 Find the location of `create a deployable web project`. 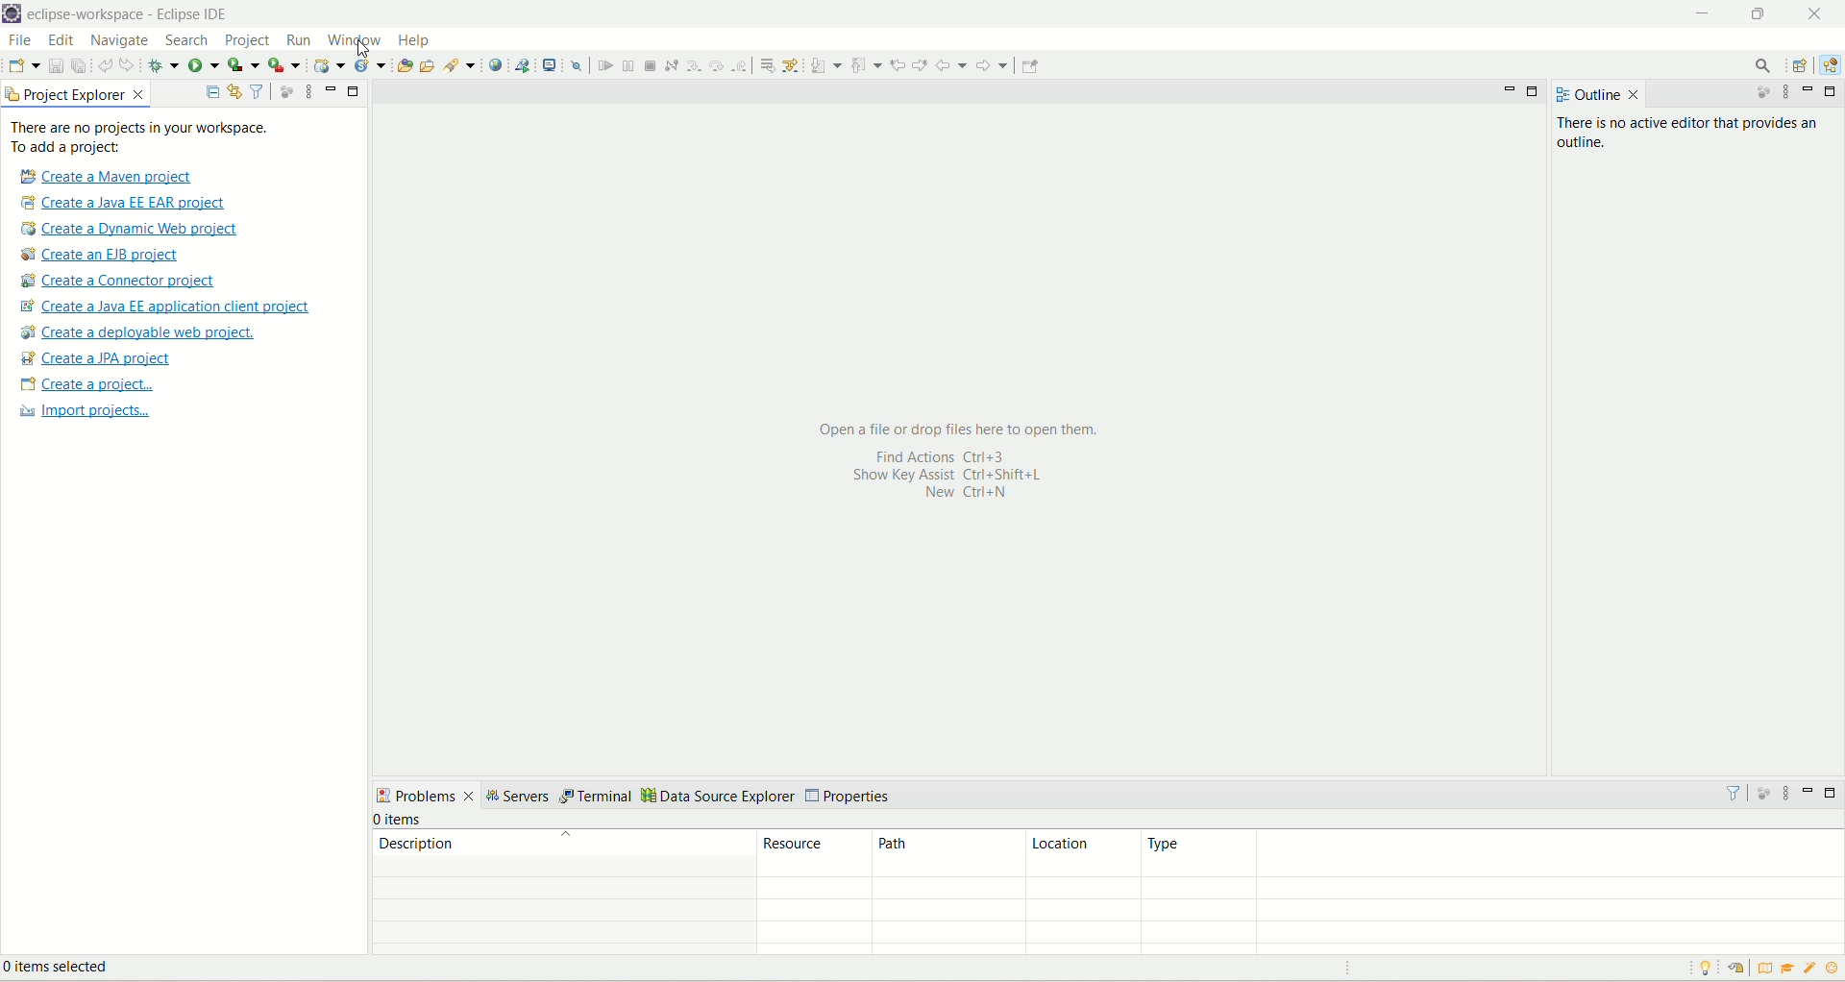

create a deployable web project is located at coordinates (139, 332).